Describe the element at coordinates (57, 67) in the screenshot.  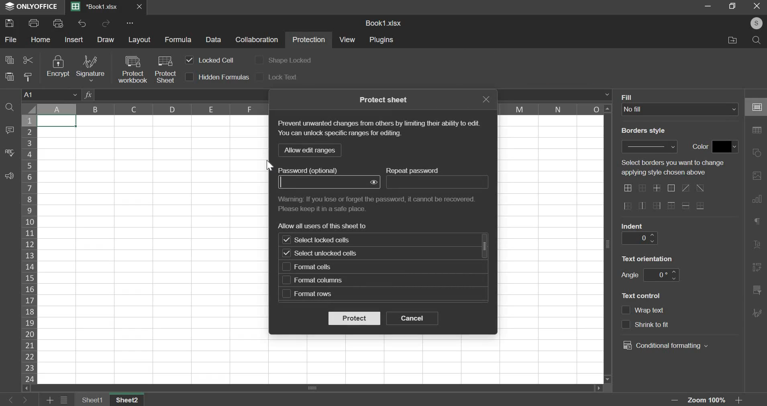
I see `encrypt` at that location.